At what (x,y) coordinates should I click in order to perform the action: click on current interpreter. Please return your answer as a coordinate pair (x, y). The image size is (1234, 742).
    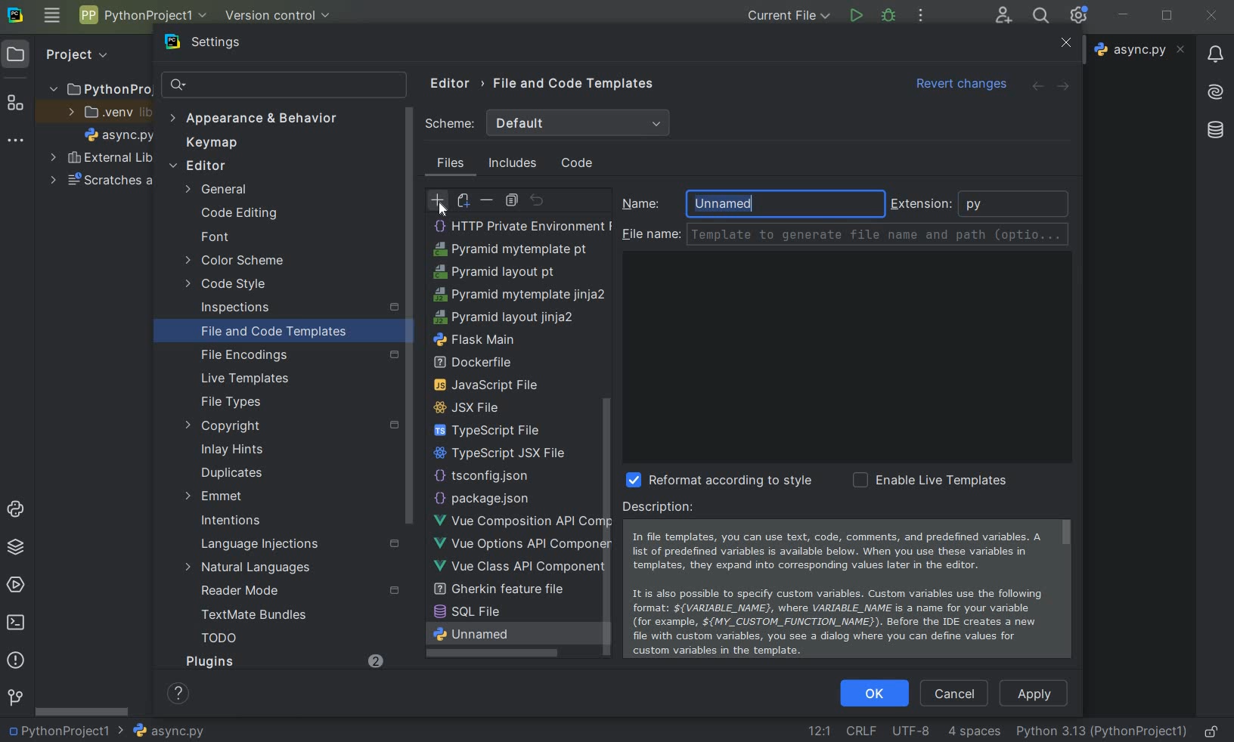
    Looking at the image, I should click on (1103, 732).